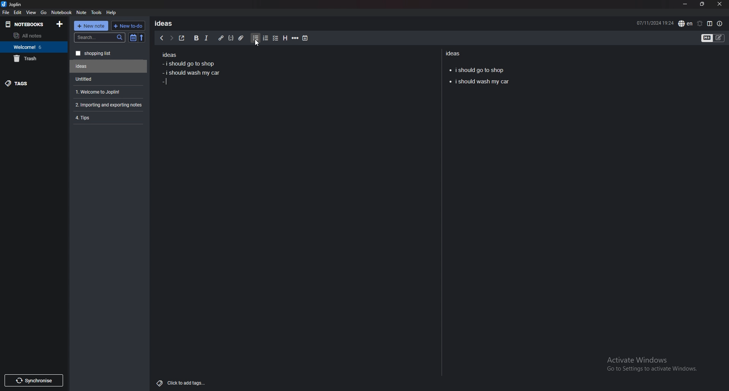 The width and height of the screenshot is (729, 391). What do you see at coordinates (295, 38) in the screenshot?
I see `horizontal rule` at bounding box center [295, 38].